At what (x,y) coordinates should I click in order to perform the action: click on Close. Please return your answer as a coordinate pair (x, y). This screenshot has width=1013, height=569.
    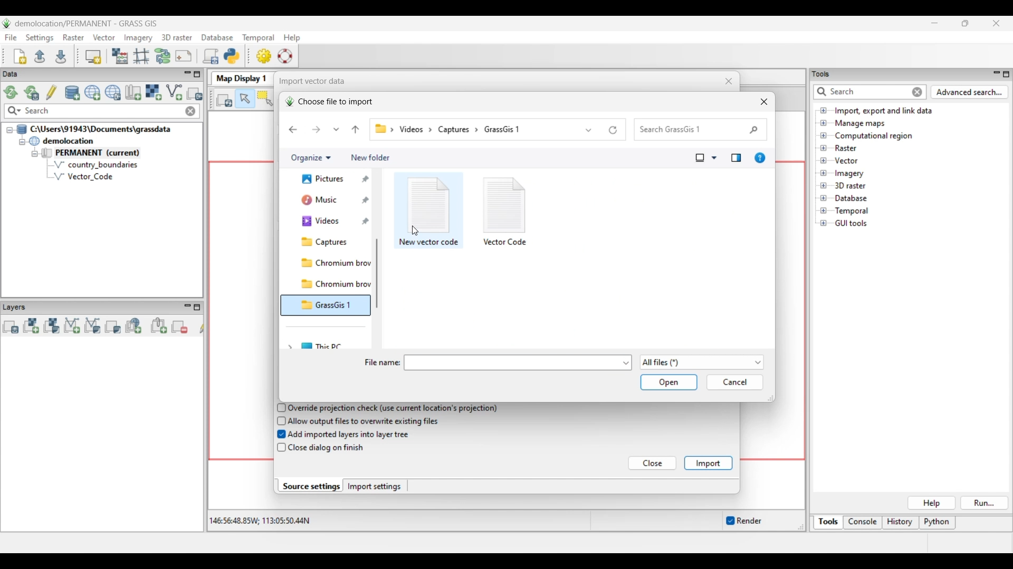
    Looking at the image, I should click on (653, 464).